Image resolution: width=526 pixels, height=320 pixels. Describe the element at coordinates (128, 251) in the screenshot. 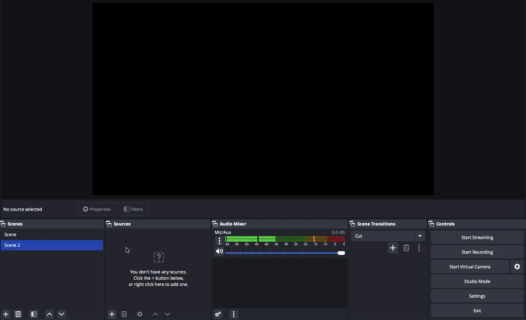

I see `Click` at that location.